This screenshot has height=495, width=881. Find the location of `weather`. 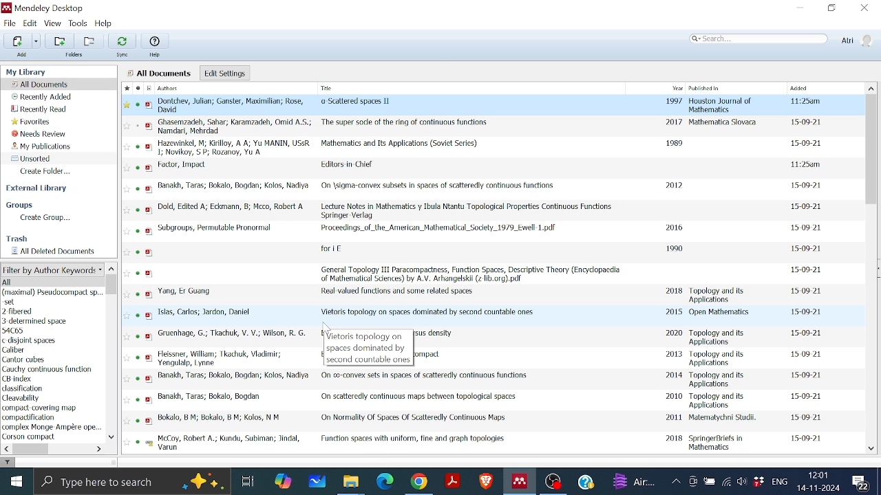

weather is located at coordinates (637, 482).